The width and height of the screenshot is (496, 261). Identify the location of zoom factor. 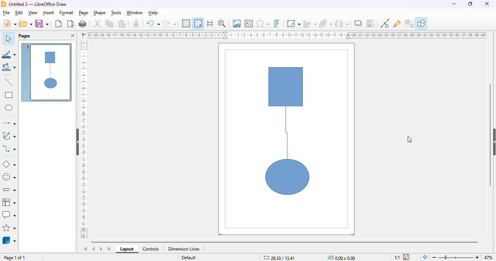
(489, 257).